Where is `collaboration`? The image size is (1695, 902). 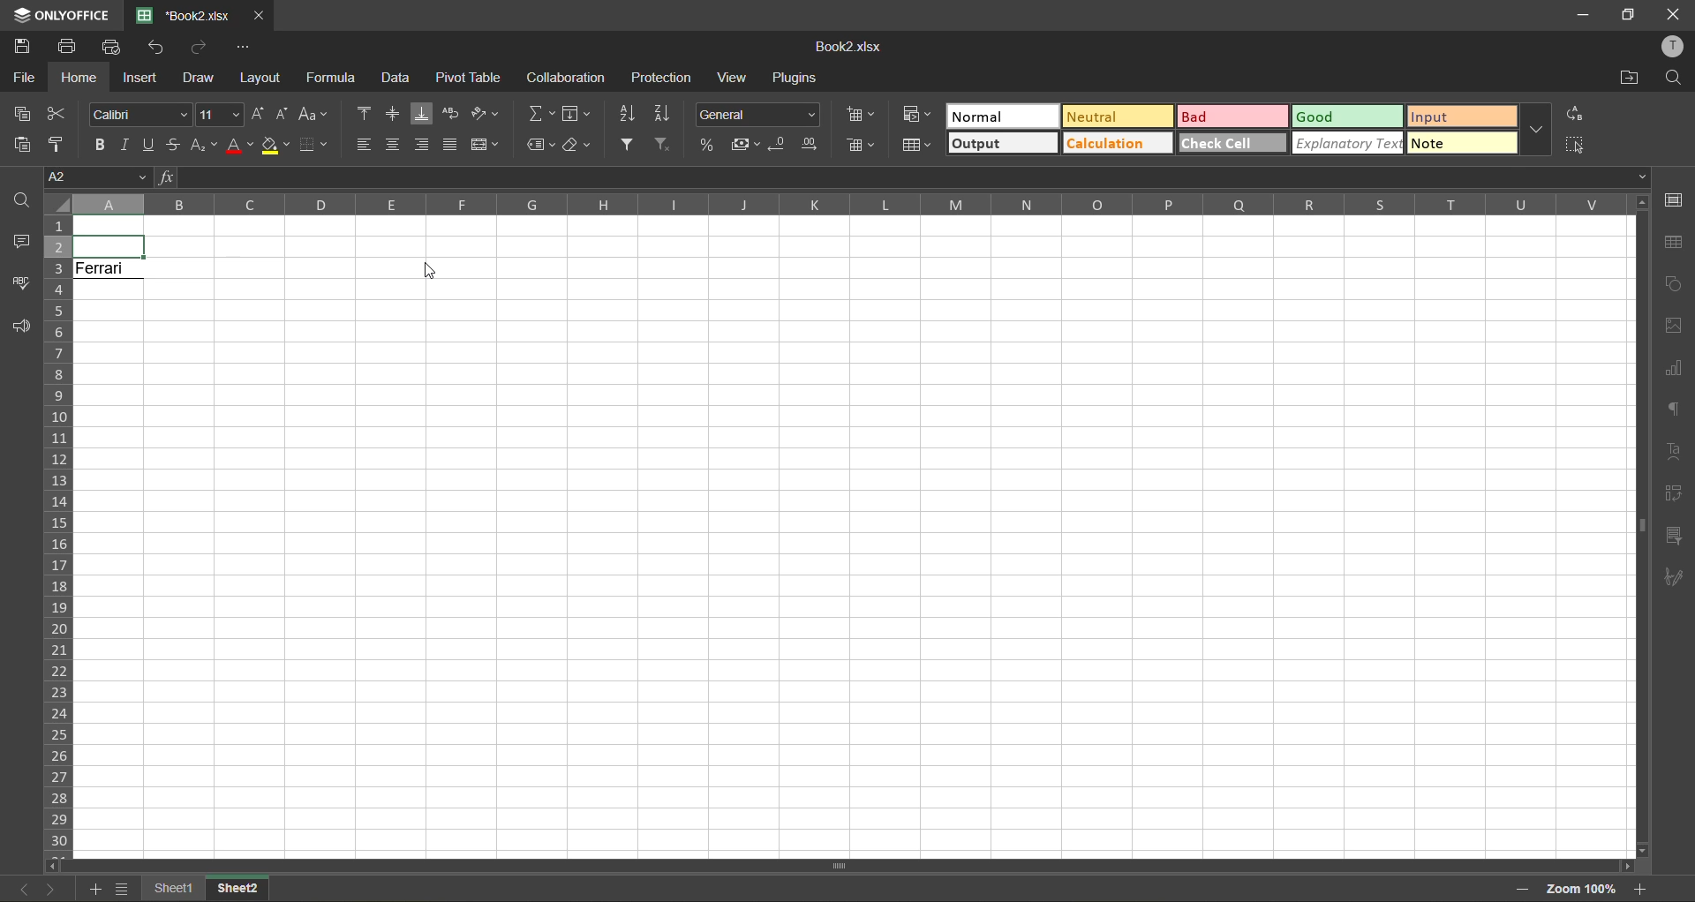 collaboration is located at coordinates (567, 78).